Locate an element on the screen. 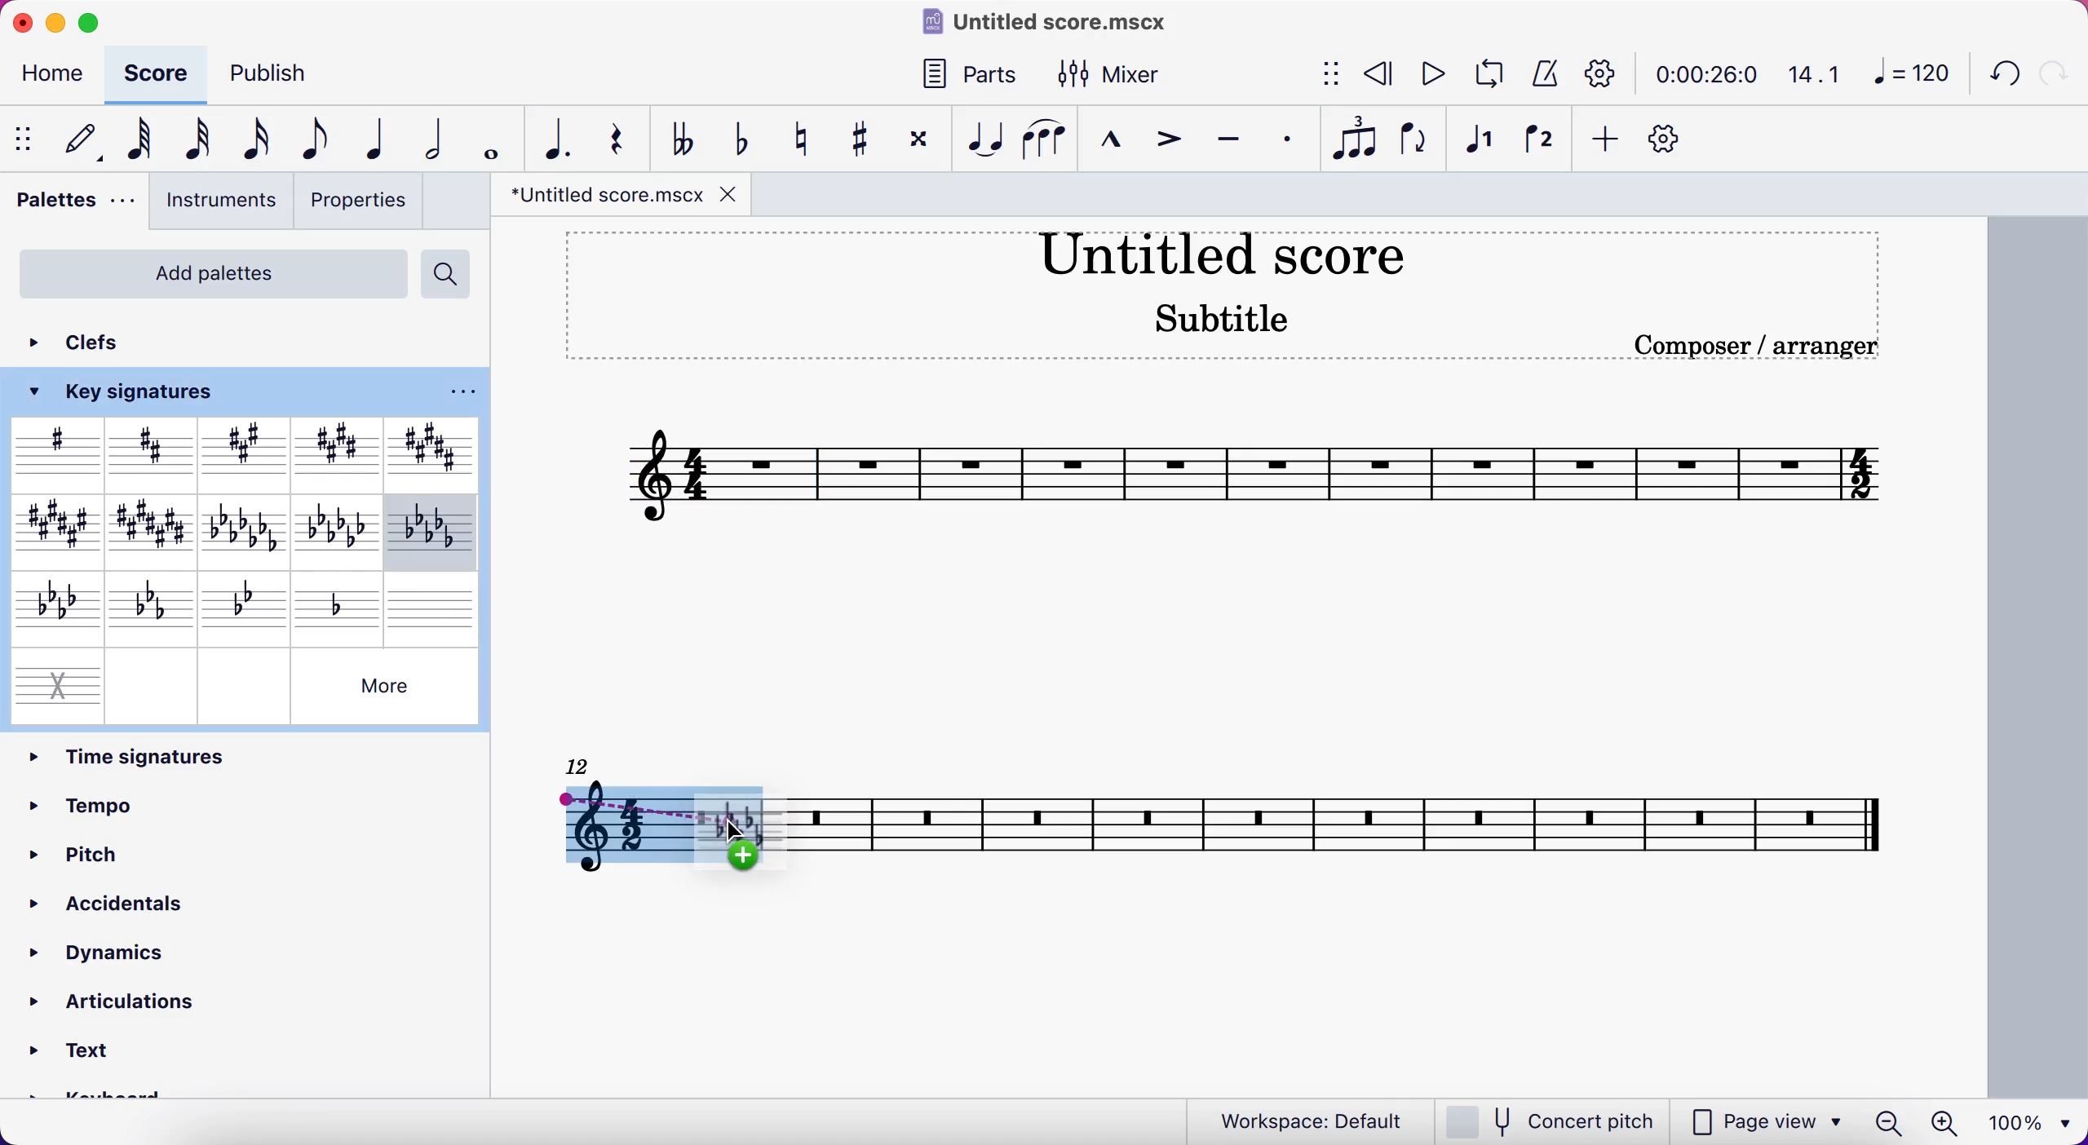 The height and width of the screenshot is (1145, 2088). page view is located at coordinates (1764, 1121).